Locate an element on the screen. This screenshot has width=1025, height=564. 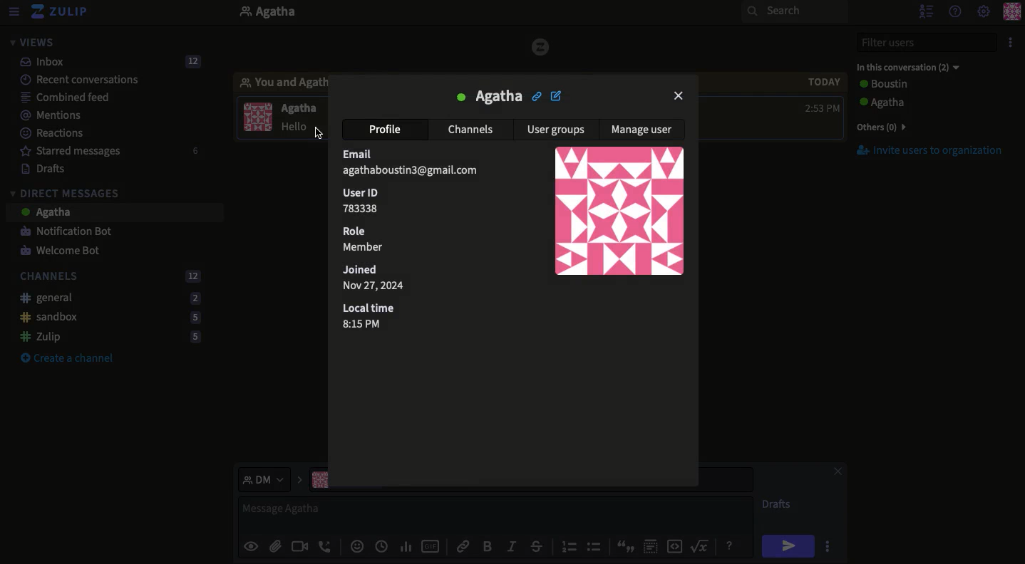
Mentions is located at coordinates (55, 116).